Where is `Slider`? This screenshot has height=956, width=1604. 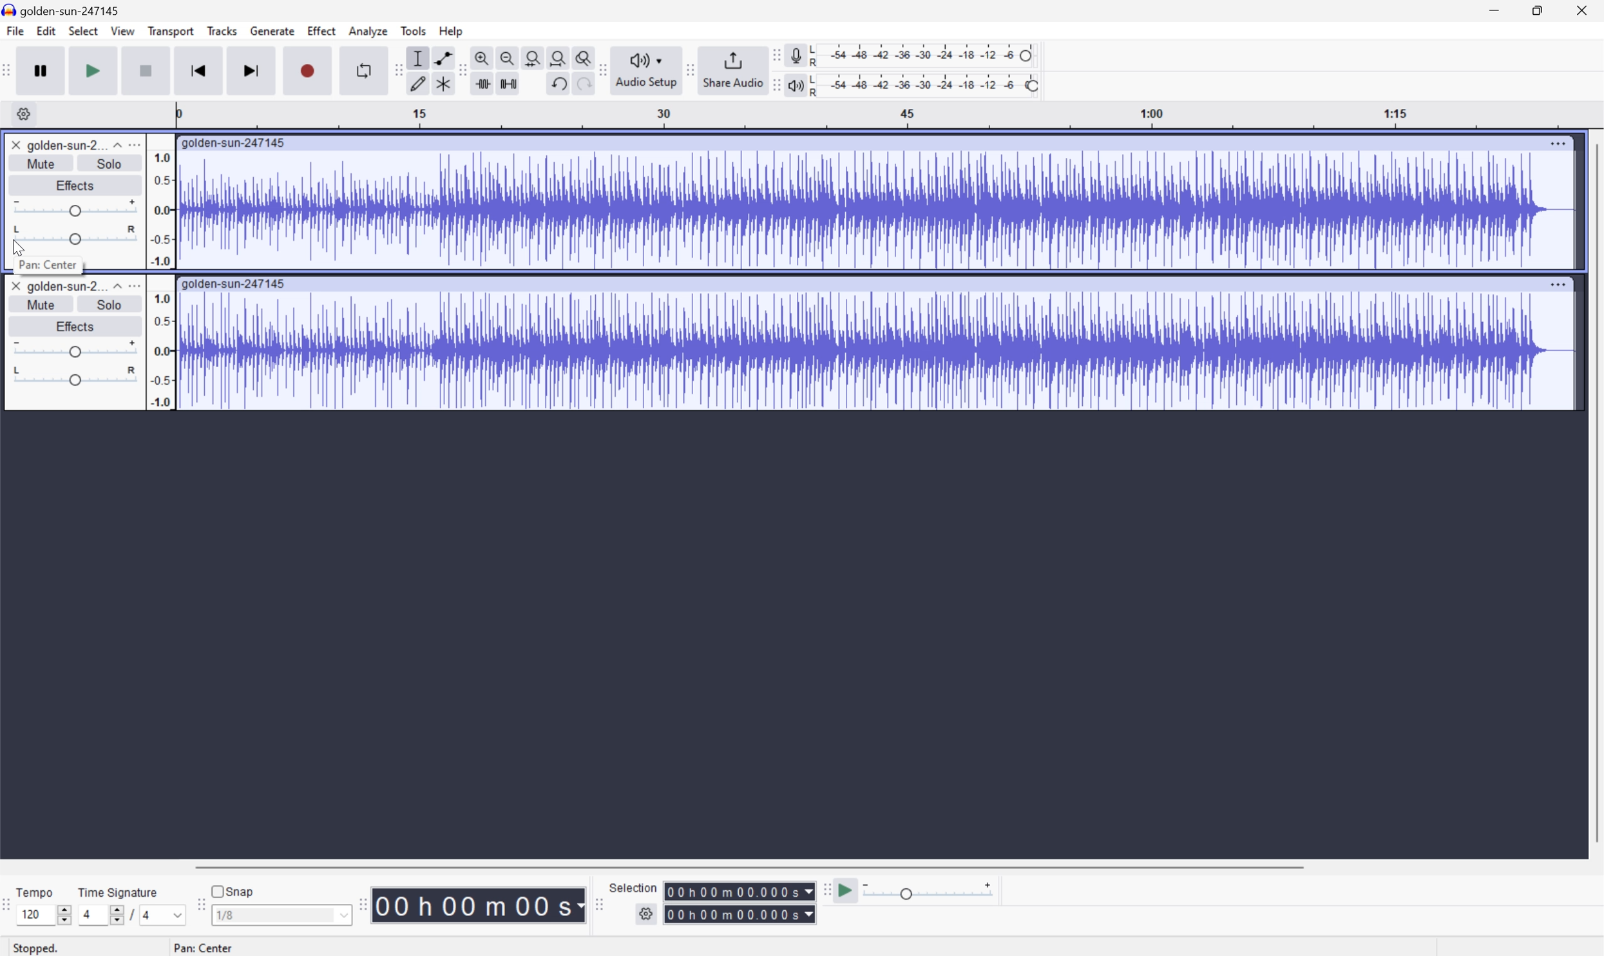 Slider is located at coordinates (74, 236).